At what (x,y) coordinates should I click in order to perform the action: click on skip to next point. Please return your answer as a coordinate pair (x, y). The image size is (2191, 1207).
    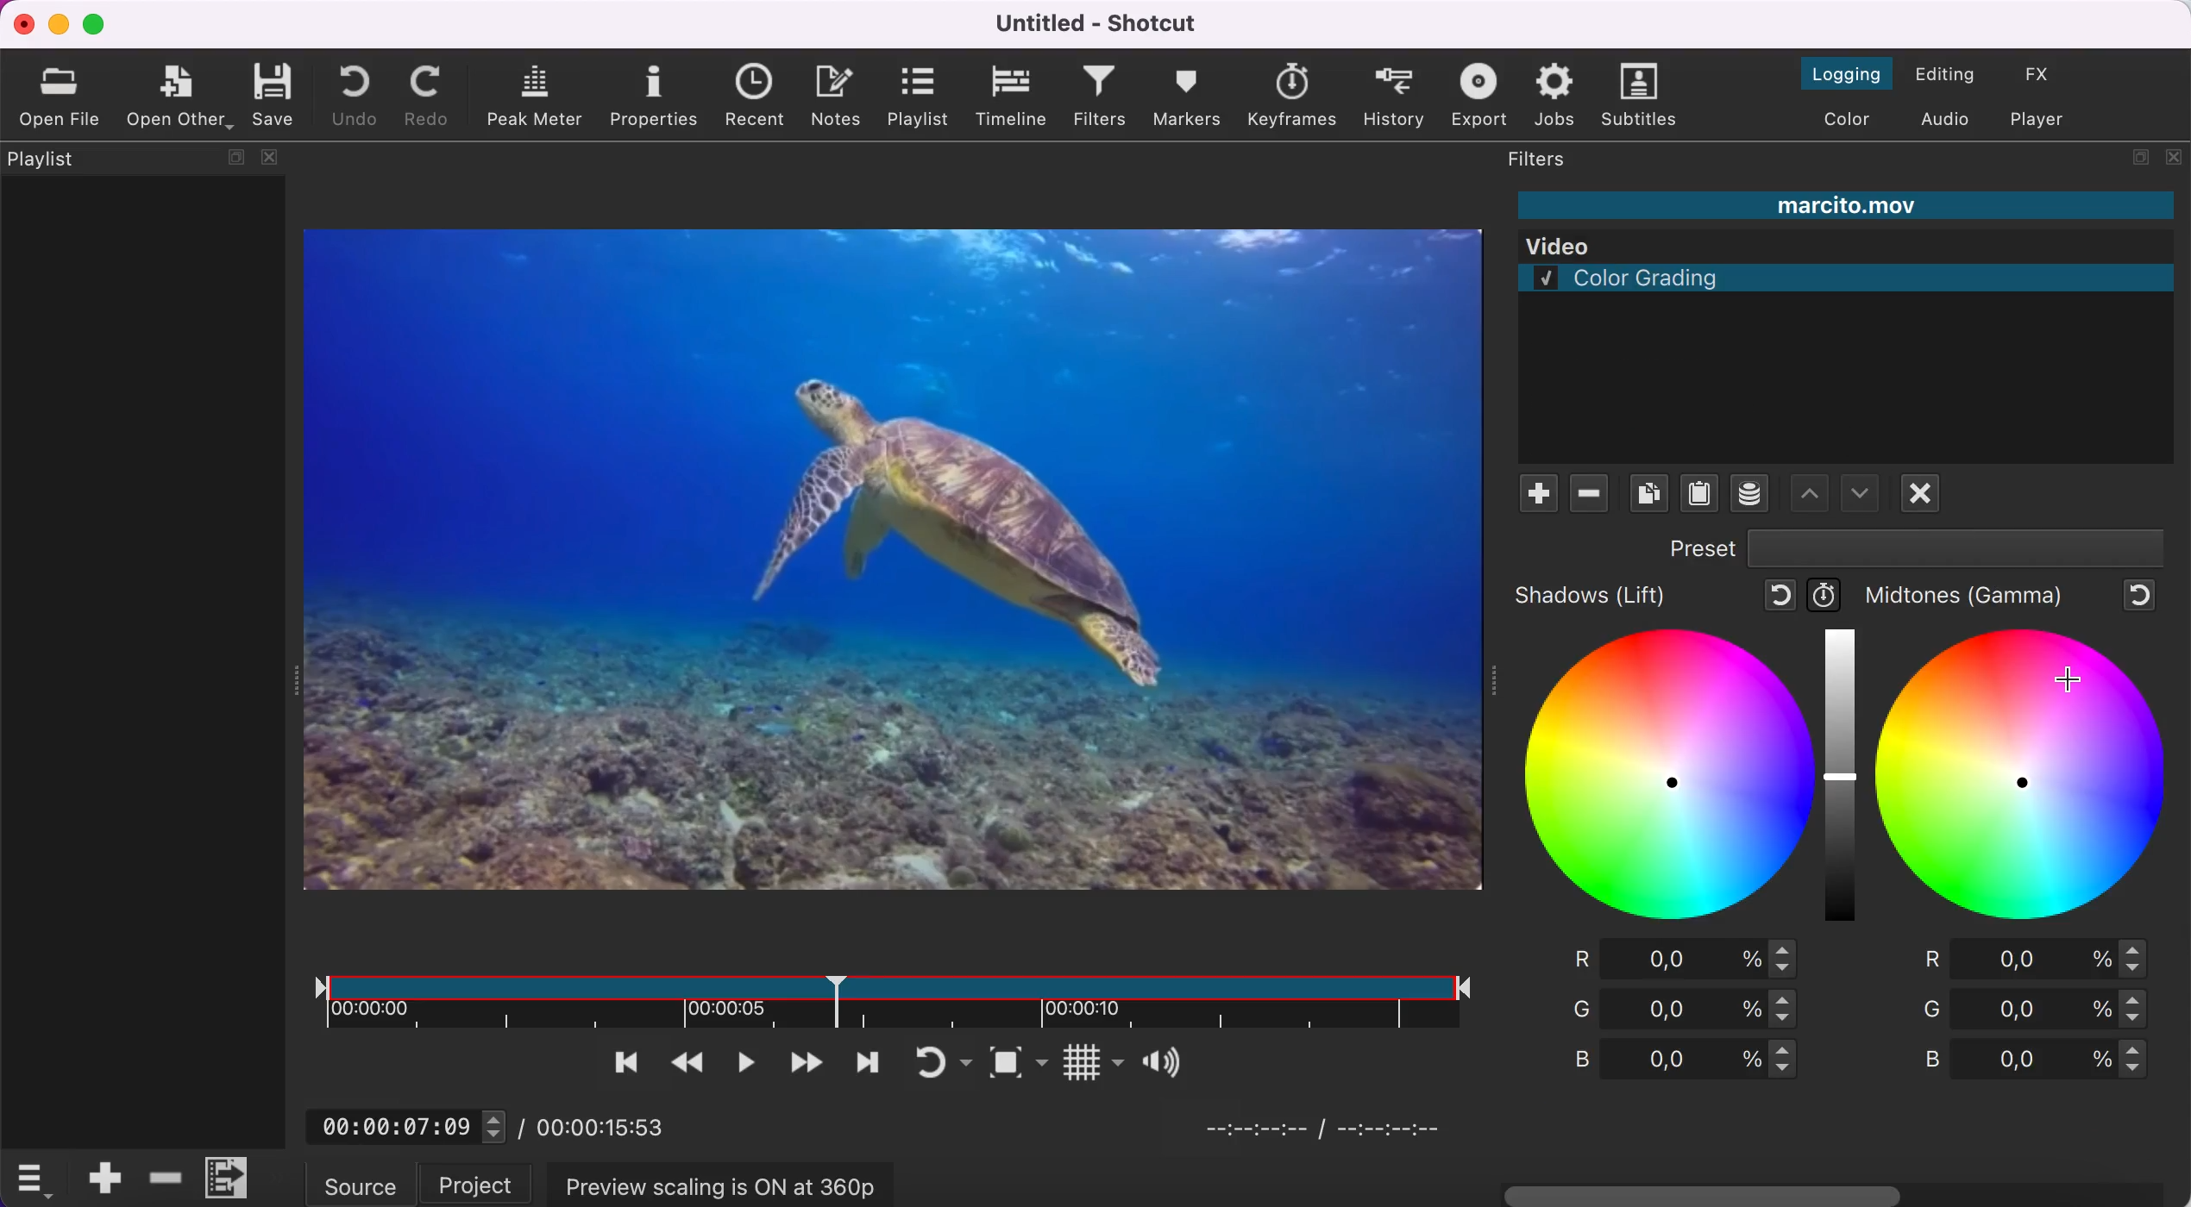
    Looking at the image, I should click on (864, 1062).